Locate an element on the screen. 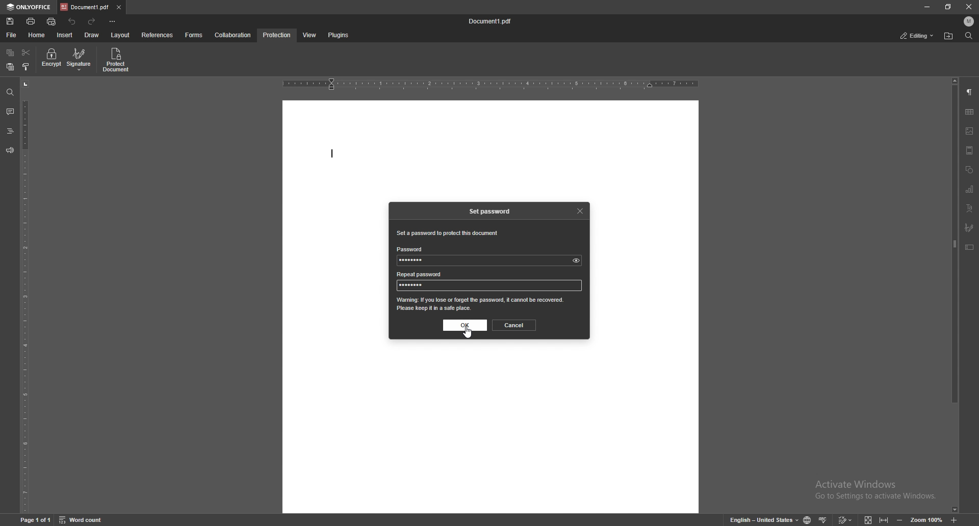 The image size is (979, 526). close is located at coordinates (969, 8).